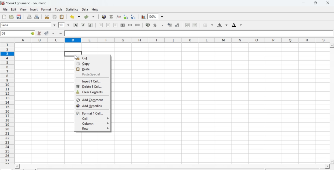 This screenshot has width=334, height=170. Describe the element at coordinates (47, 17) in the screenshot. I see `Cut` at that location.